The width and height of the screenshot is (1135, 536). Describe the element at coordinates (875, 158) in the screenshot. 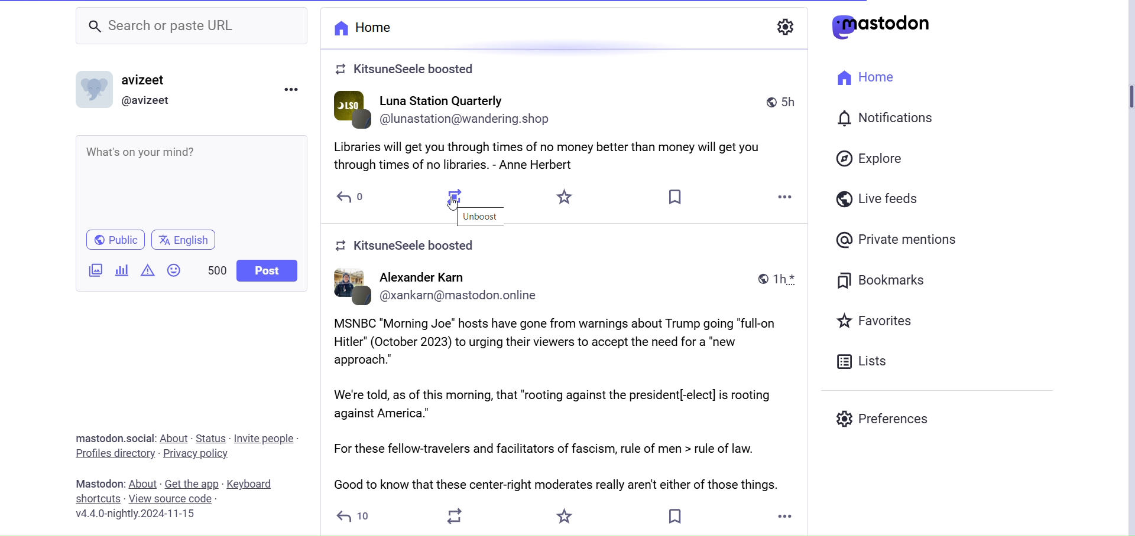

I see `Explore` at that location.